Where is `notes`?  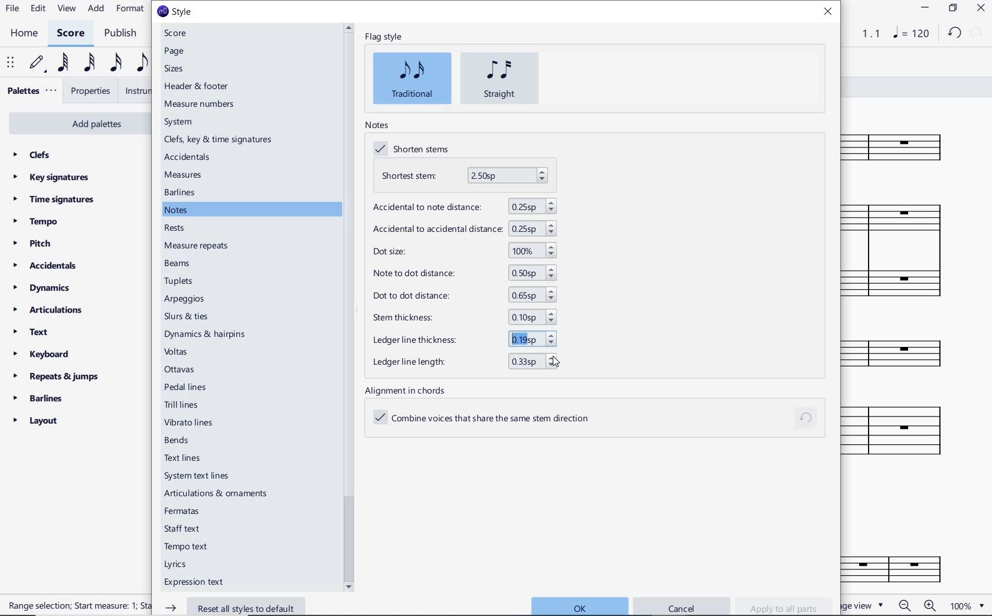 notes is located at coordinates (376, 125).